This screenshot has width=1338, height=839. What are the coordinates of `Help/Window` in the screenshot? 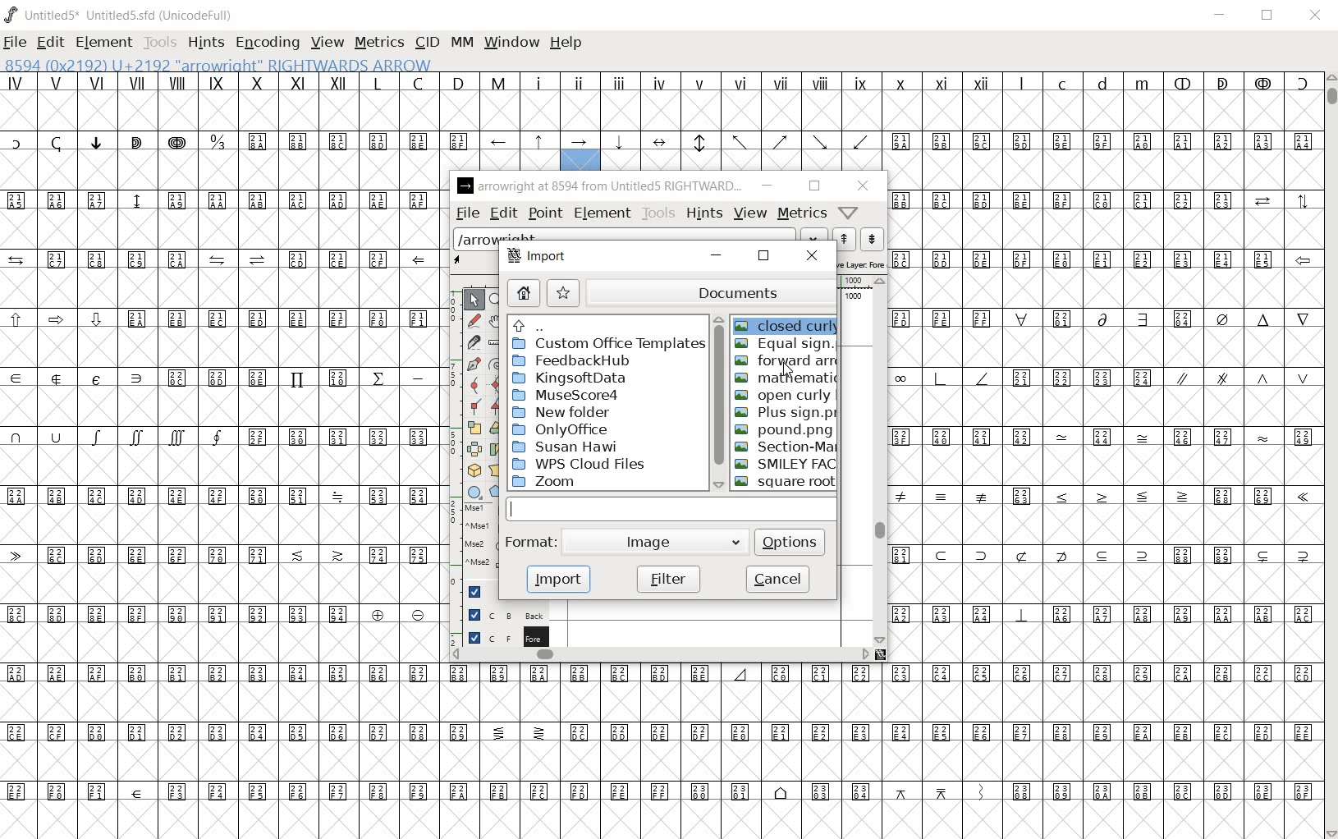 It's located at (849, 213).